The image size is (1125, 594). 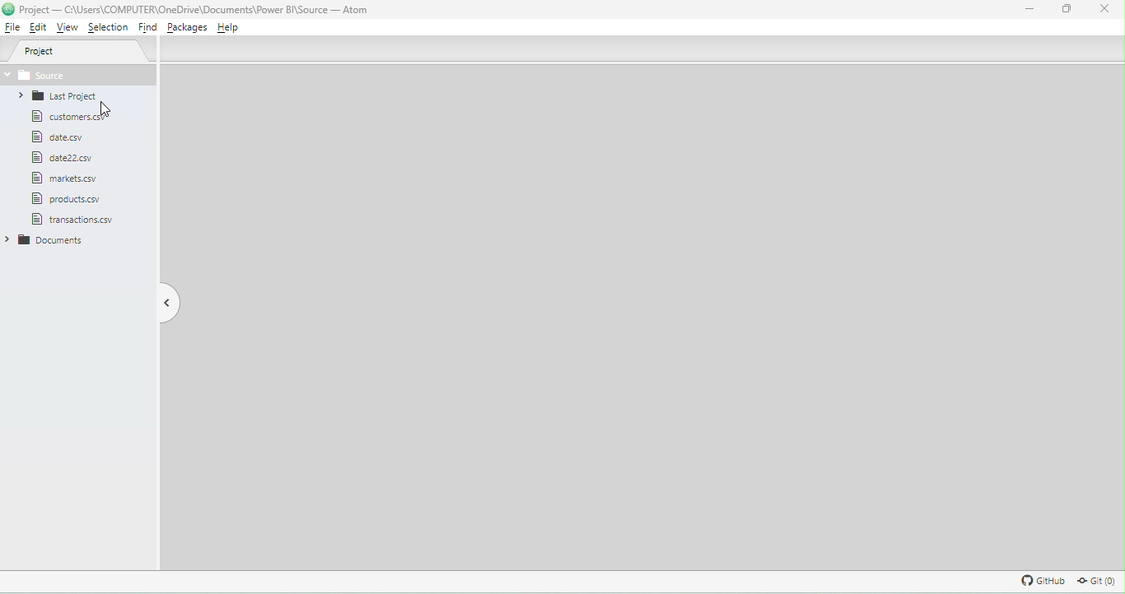 What do you see at coordinates (188, 28) in the screenshot?
I see `Packages` at bounding box center [188, 28].